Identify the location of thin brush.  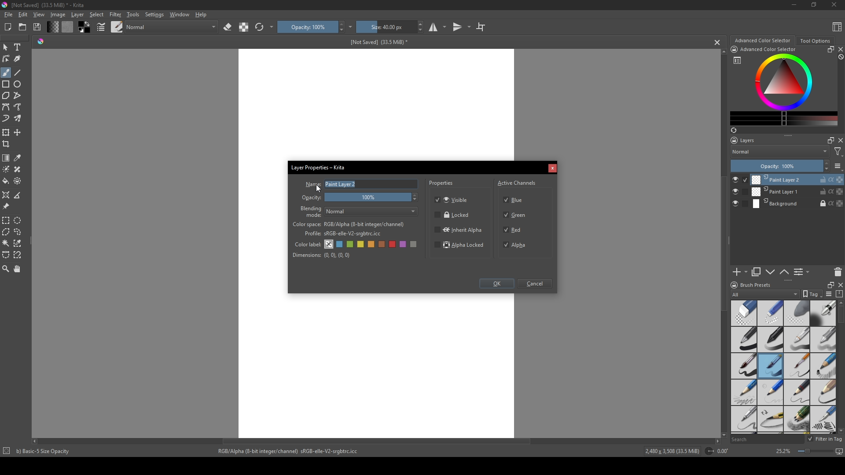
(797, 366).